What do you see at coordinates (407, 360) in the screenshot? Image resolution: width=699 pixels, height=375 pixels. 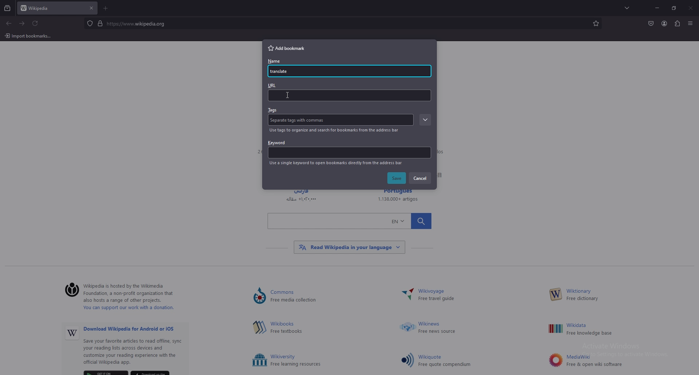 I see `` at bounding box center [407, 360].